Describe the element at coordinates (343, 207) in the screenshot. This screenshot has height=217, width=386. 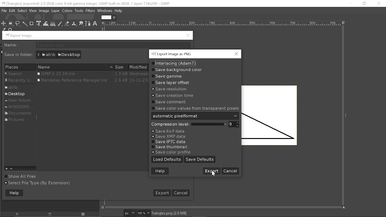
I see `Navigate image display` at that location.